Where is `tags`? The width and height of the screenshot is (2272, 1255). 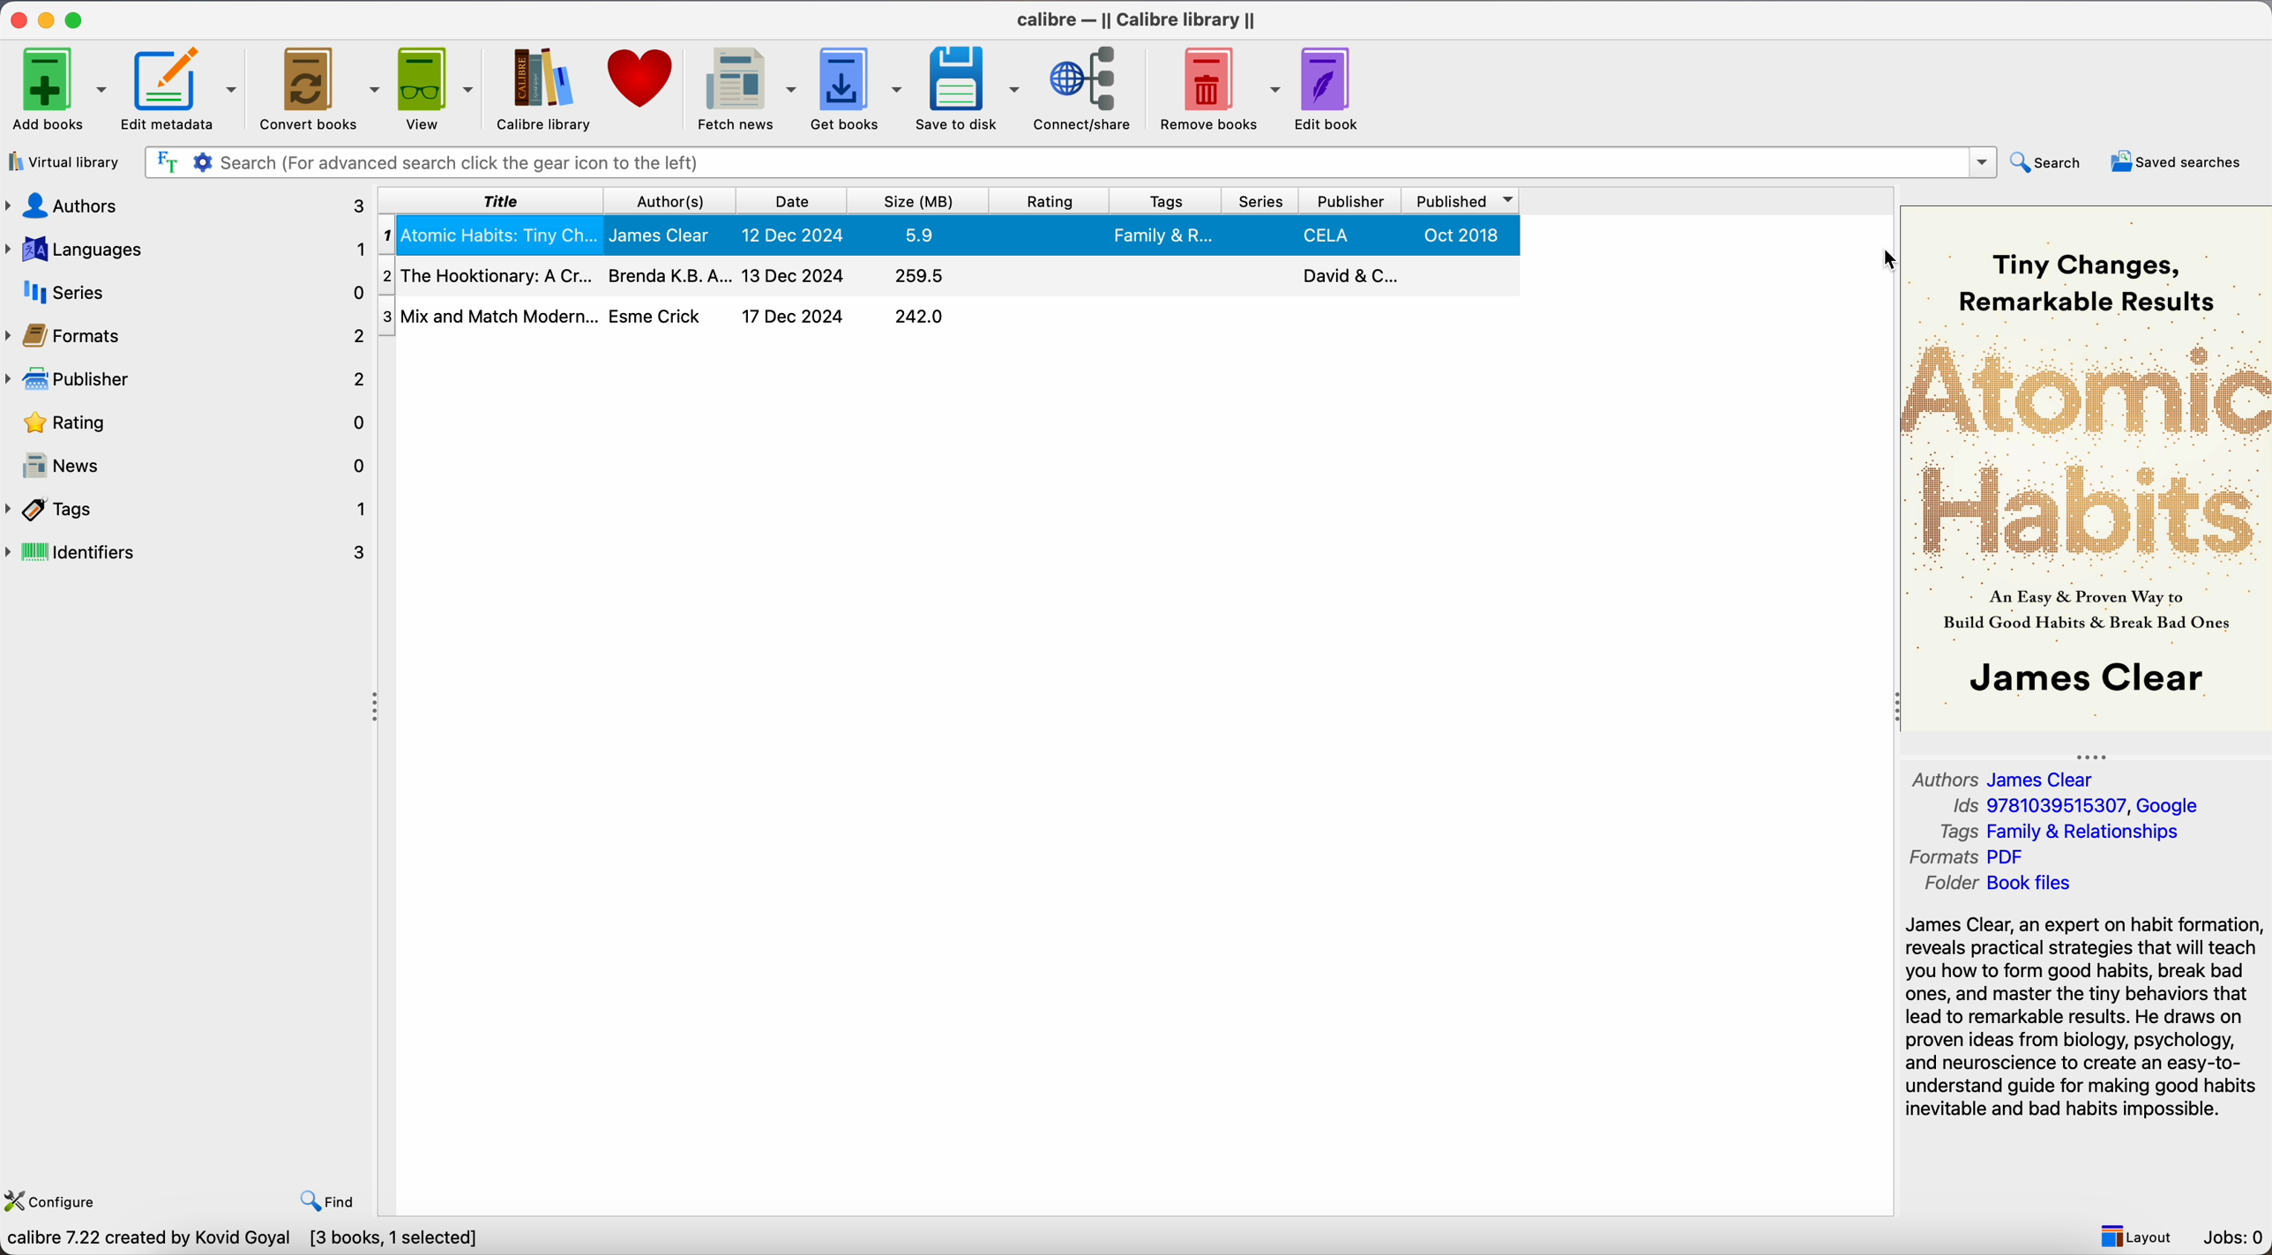
tags is located at coordinates (196, 510).